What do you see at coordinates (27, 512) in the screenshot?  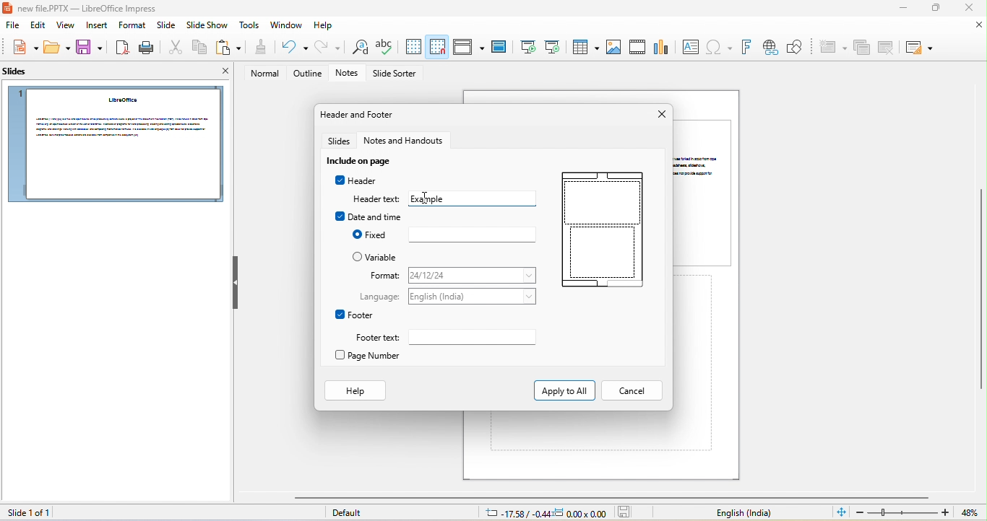 I see `slide 1 of 1` at bounding box center [27, 512].